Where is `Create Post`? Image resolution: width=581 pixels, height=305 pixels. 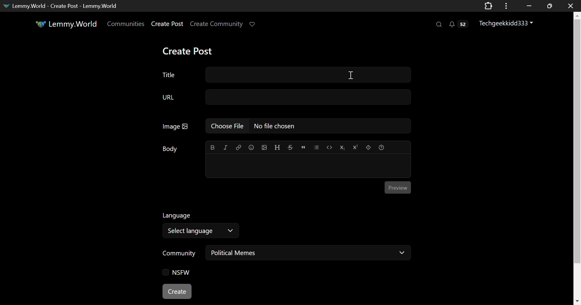 Create Post is located at coordinates (191, 51).